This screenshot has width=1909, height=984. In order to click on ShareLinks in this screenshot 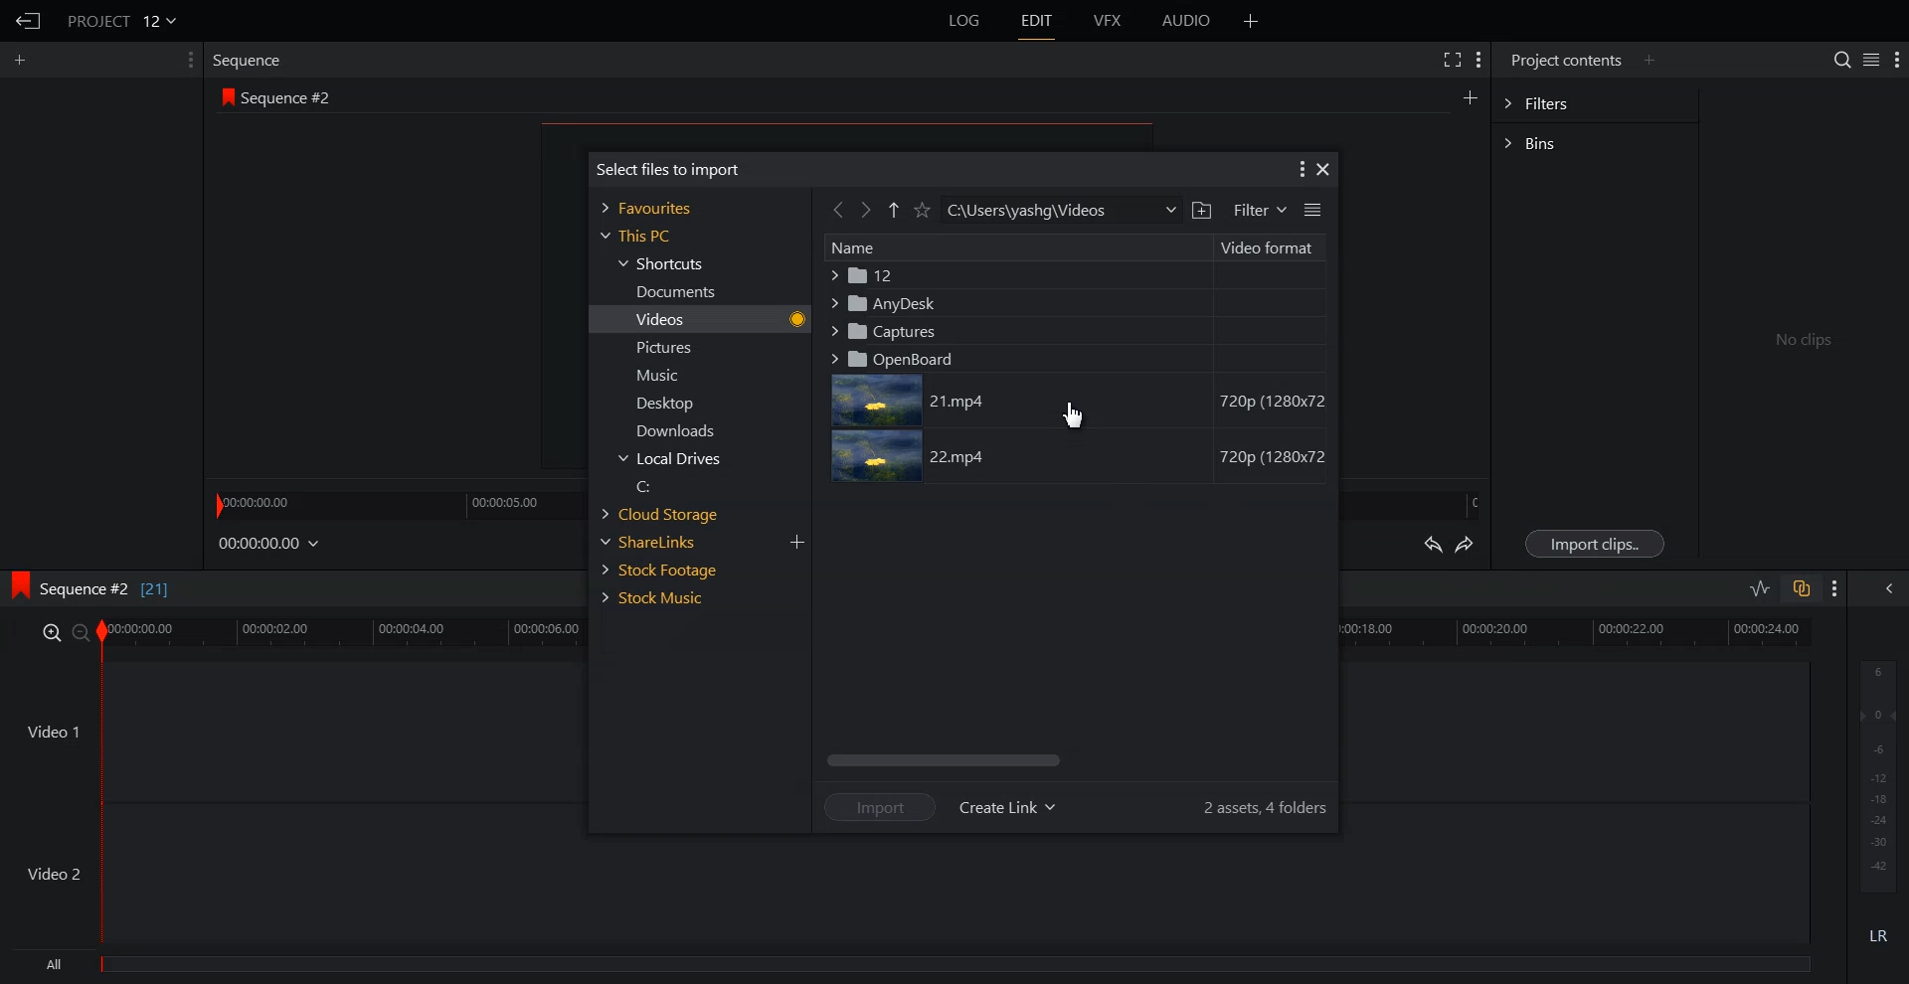, I will do `click(669, 542)`.